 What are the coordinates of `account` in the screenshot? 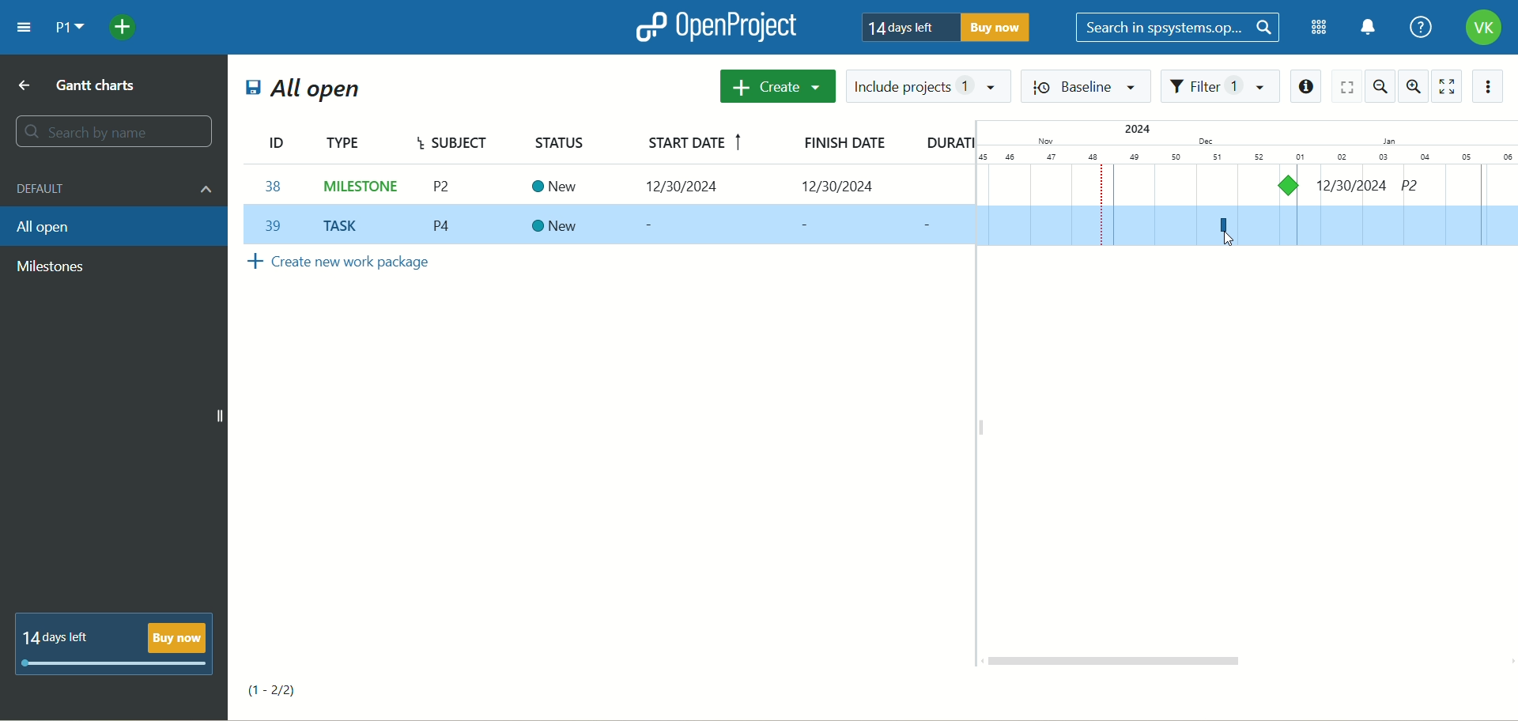 It's located at (1484, 28).